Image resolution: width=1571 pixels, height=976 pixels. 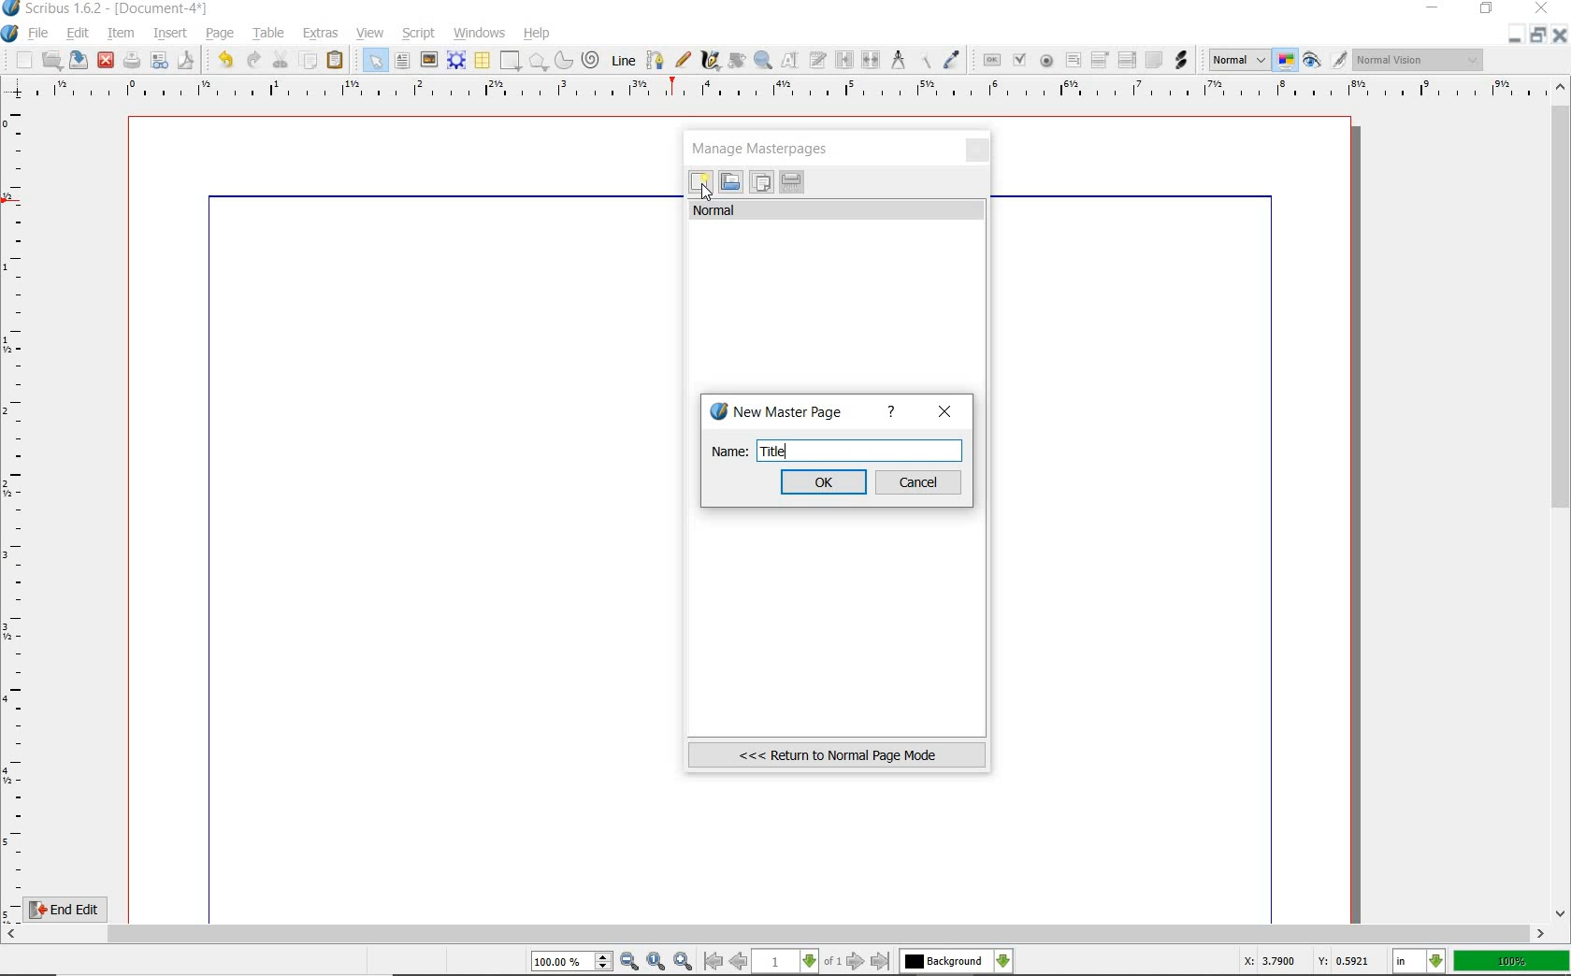 What do you see at coordinates (735, 62) in the screenshot?
I see `rotate item` at bounding box center [735, 62].